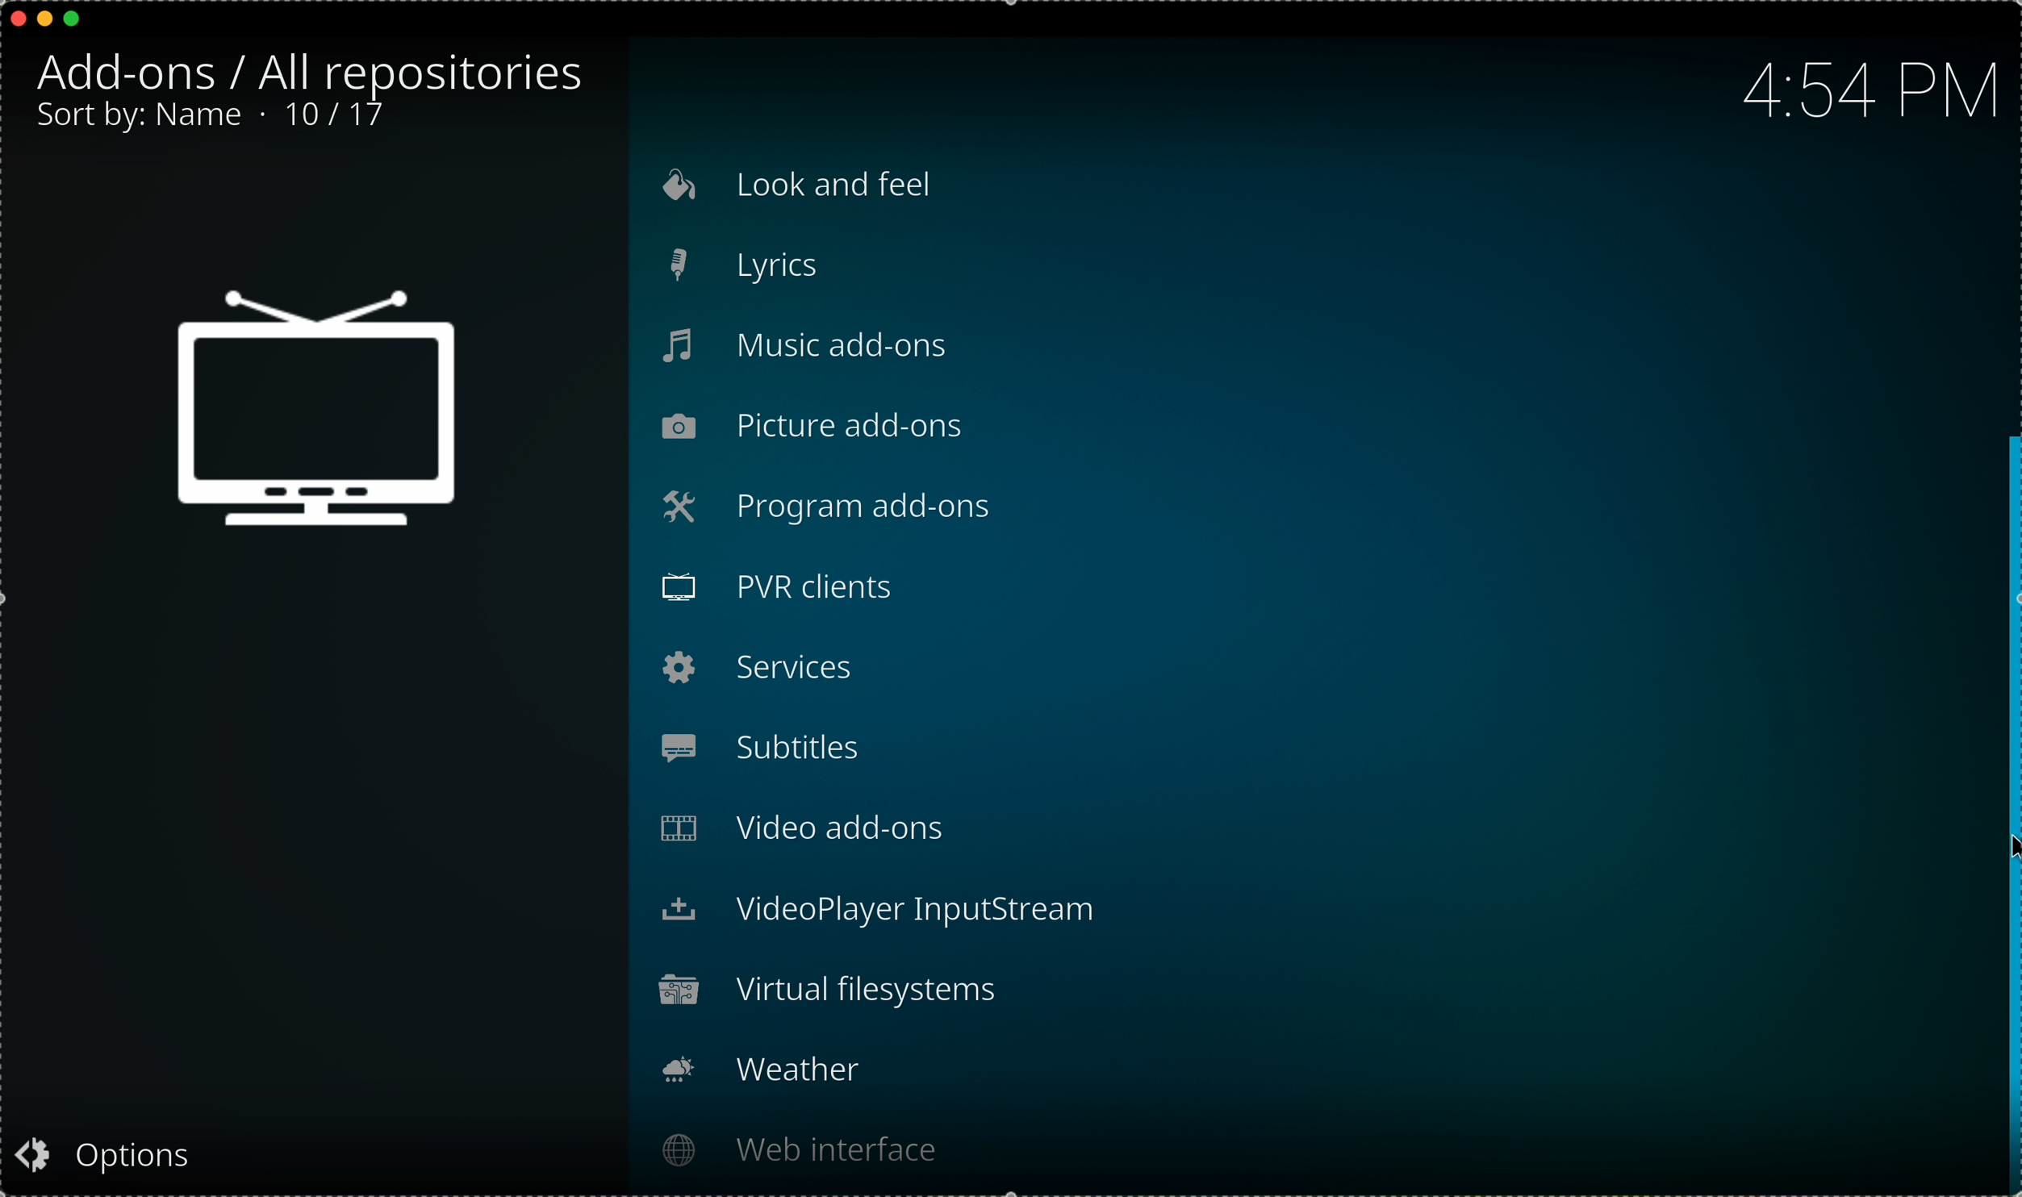  I want to click on add-ons, so click(138, 75).